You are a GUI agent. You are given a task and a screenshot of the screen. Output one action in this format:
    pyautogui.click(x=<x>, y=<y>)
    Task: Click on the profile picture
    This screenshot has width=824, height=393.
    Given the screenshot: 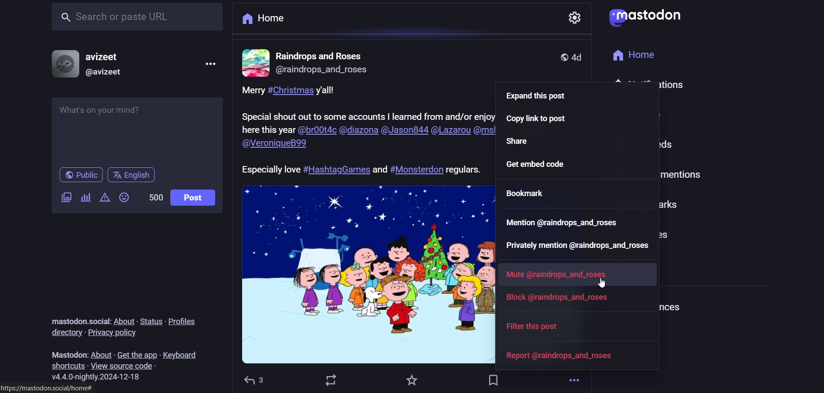 What is the action you would take?
    pyautogui.click(x=255, y=62)
    